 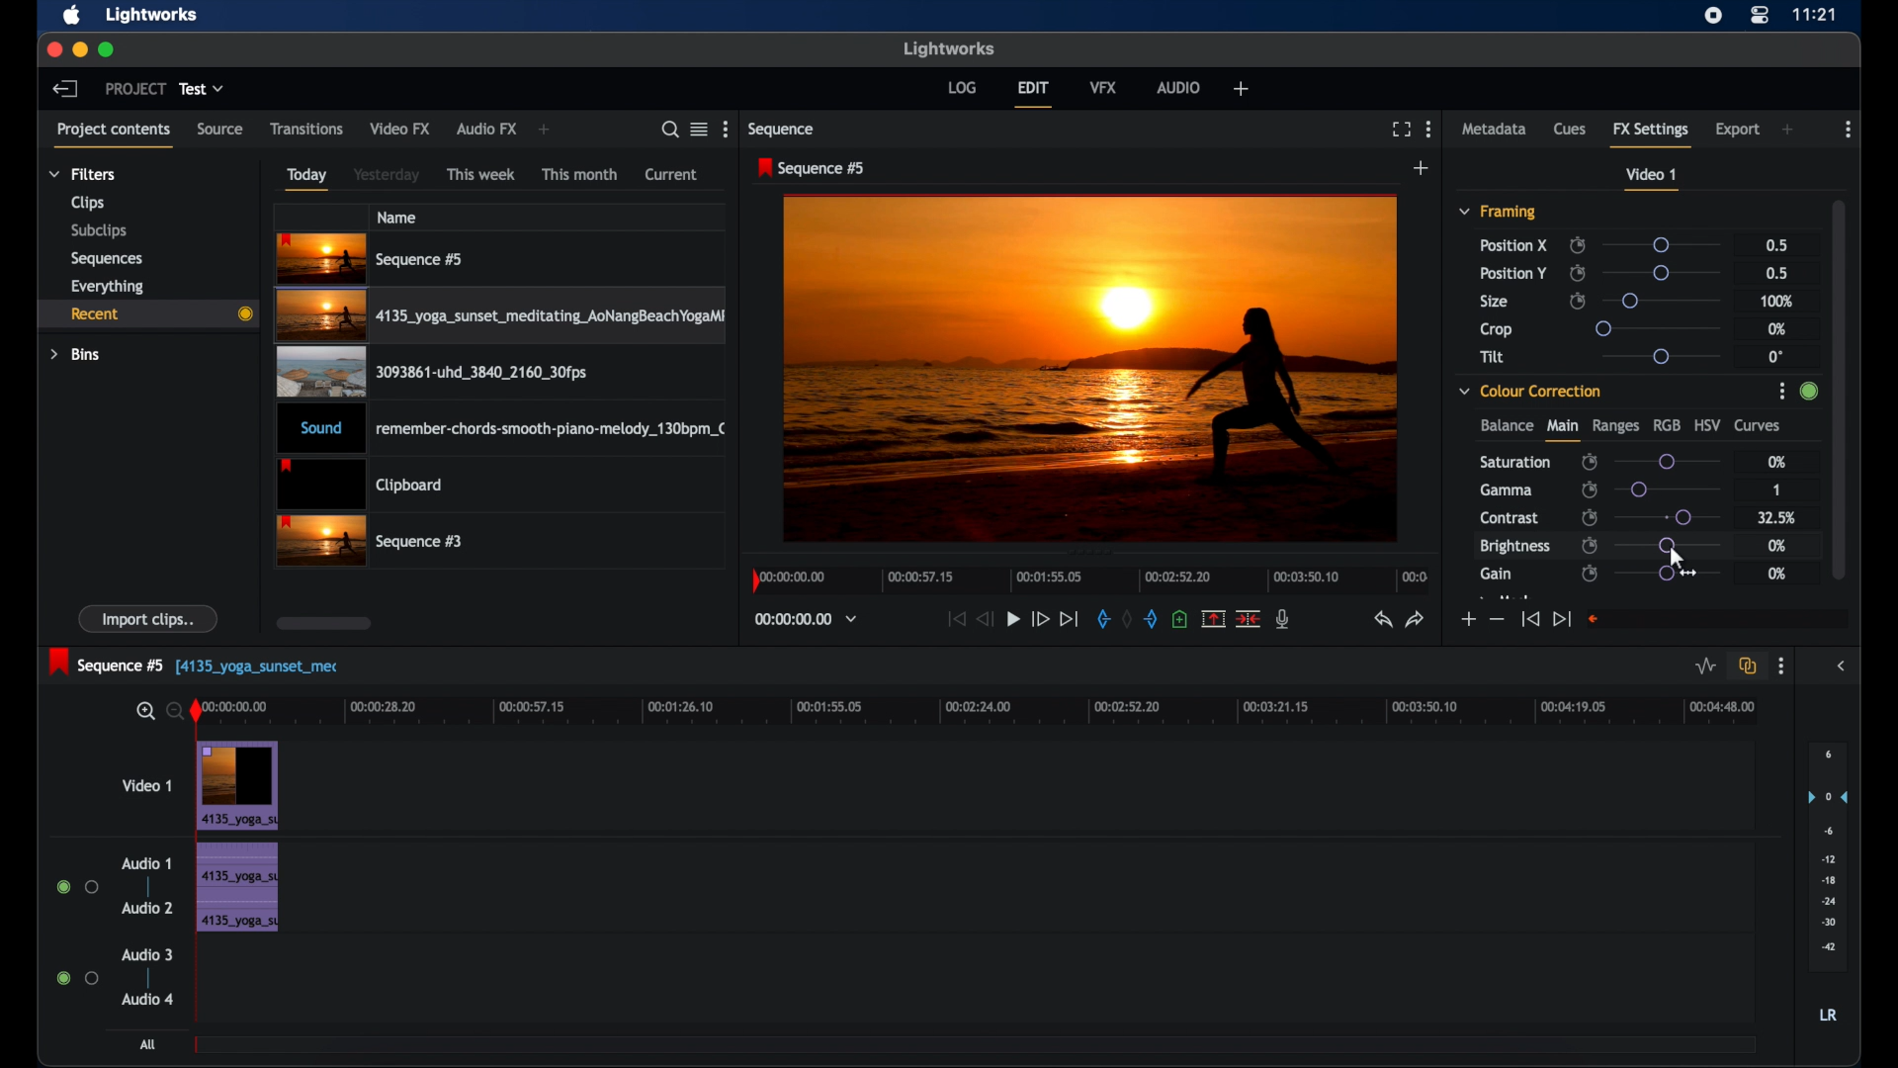 I want to click on tilt, so click(x=1493, y=357).